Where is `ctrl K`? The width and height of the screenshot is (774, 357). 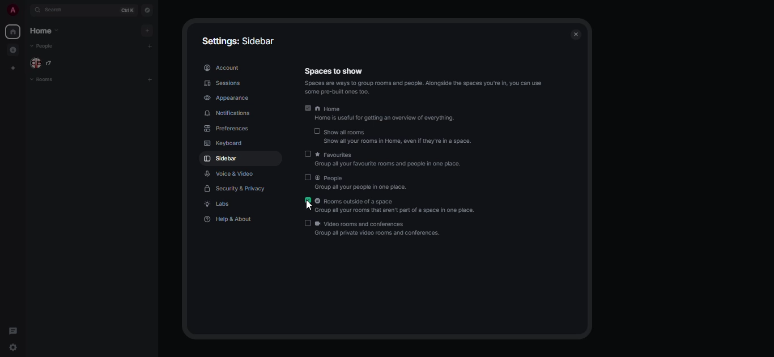 ctrl K is located at coordinates (125, 10).